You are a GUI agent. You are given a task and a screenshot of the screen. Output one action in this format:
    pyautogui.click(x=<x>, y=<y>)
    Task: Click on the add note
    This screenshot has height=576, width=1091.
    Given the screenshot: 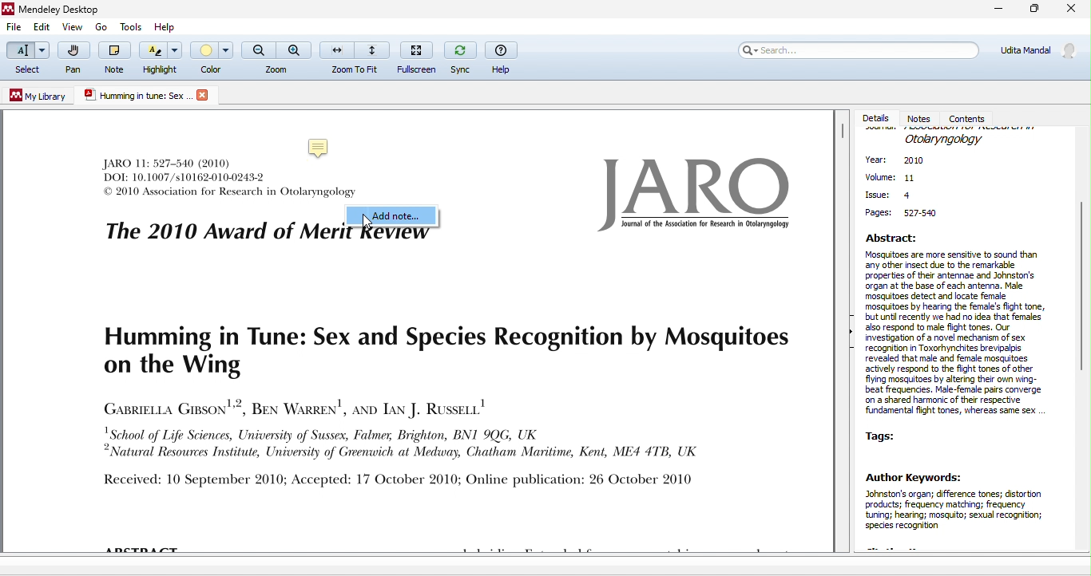 What is the action you would take?
    pyautogui.click(x=393, y=217)
    